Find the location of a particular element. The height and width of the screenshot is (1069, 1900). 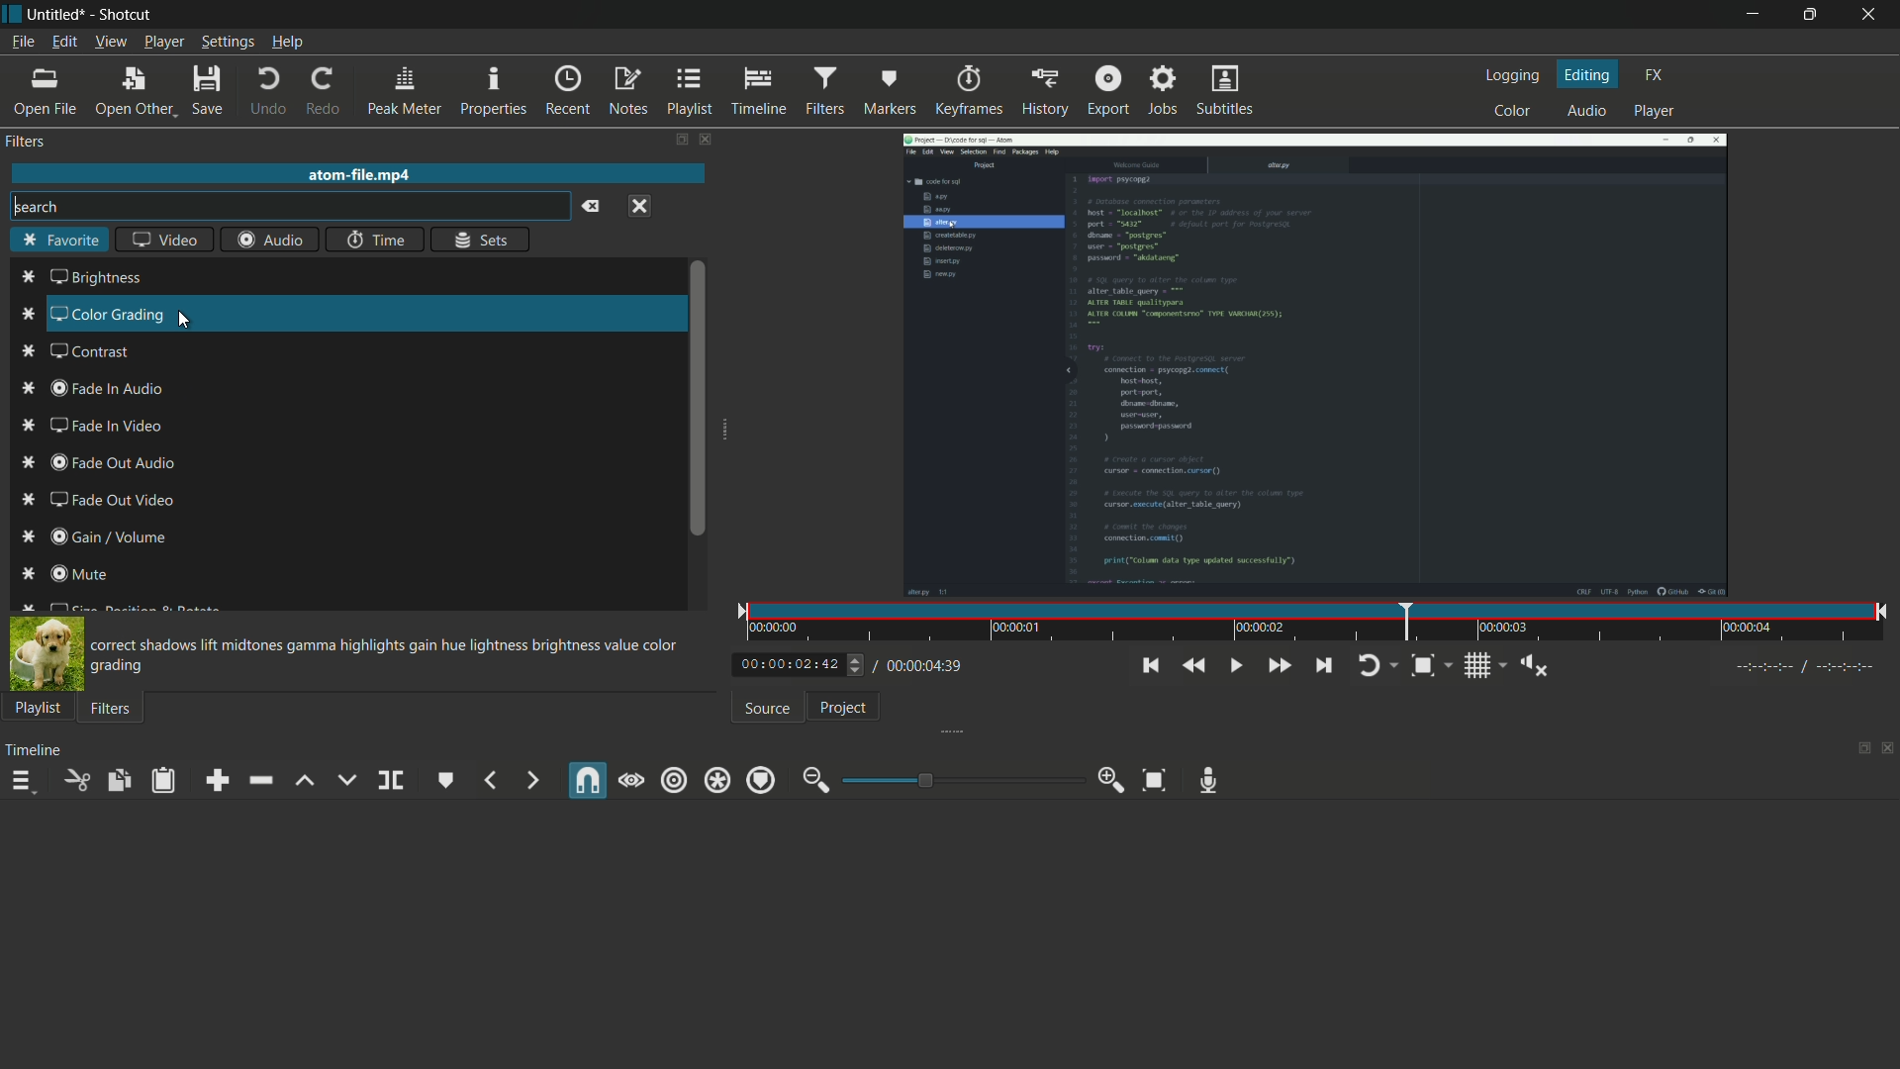

cursor is located at coordinates (186, 322).